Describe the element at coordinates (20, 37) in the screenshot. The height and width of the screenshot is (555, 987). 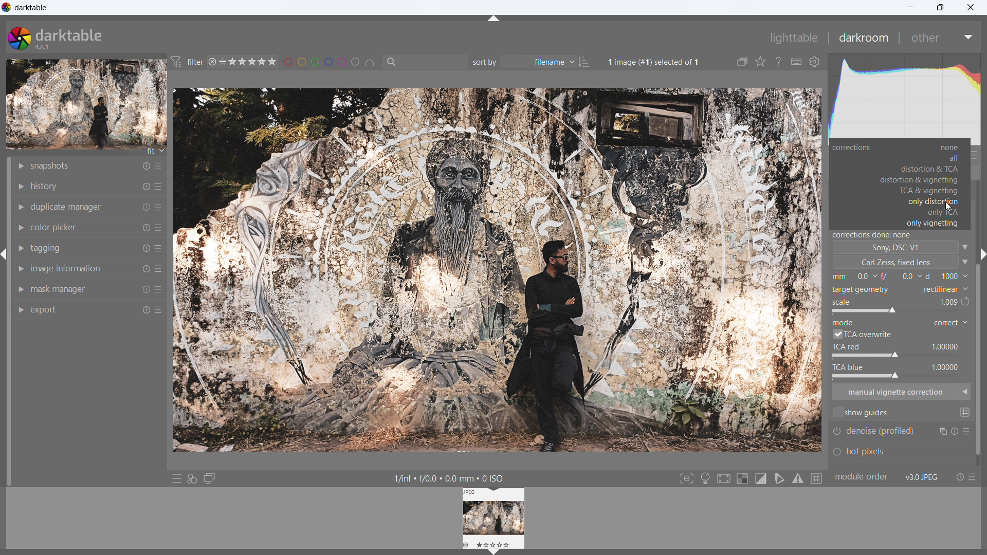
I see `logo` at that location.